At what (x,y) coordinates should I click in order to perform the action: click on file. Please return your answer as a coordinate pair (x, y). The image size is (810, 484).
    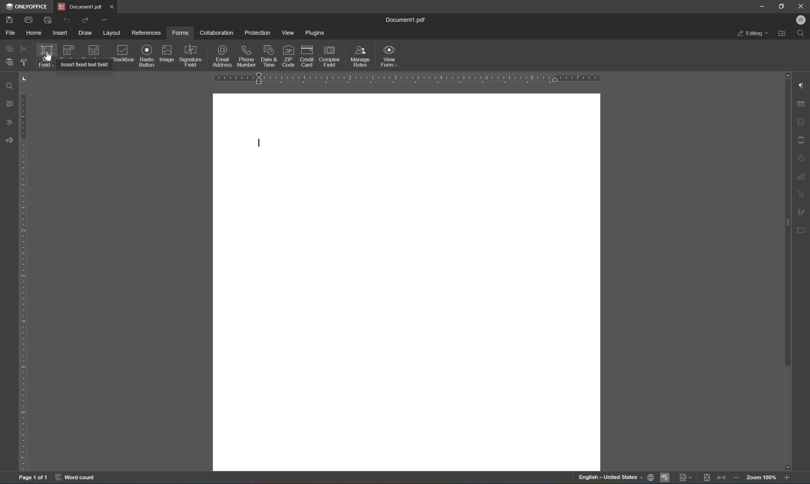
    Looking at the image, I should click on (10, 32).